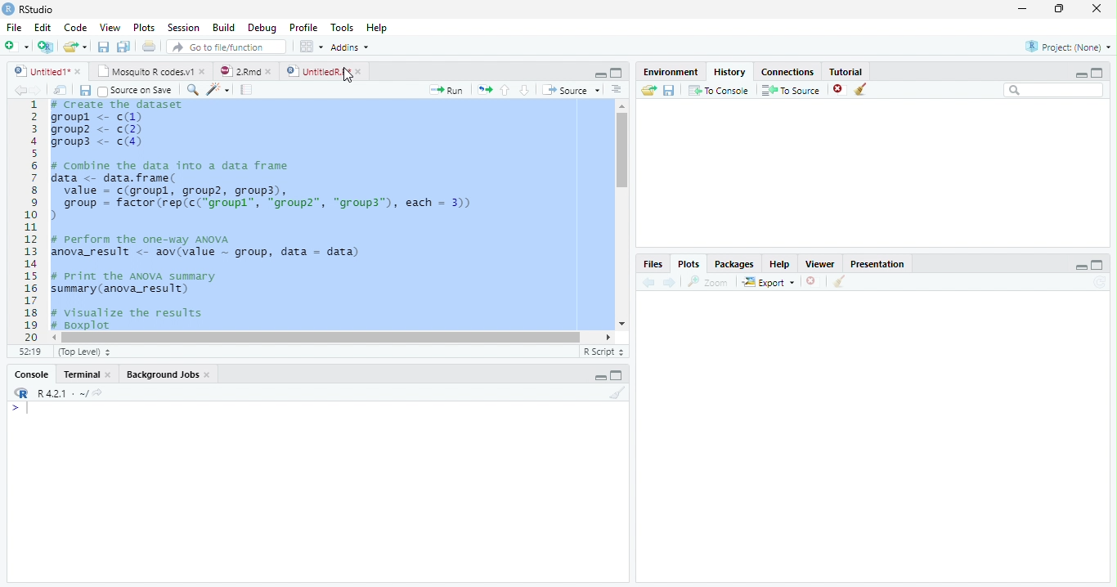 The height and width of the screenshot is (587, 1117). Describe the element at coordinates (793, 92) in the screenshot. I see `To source` at that location.